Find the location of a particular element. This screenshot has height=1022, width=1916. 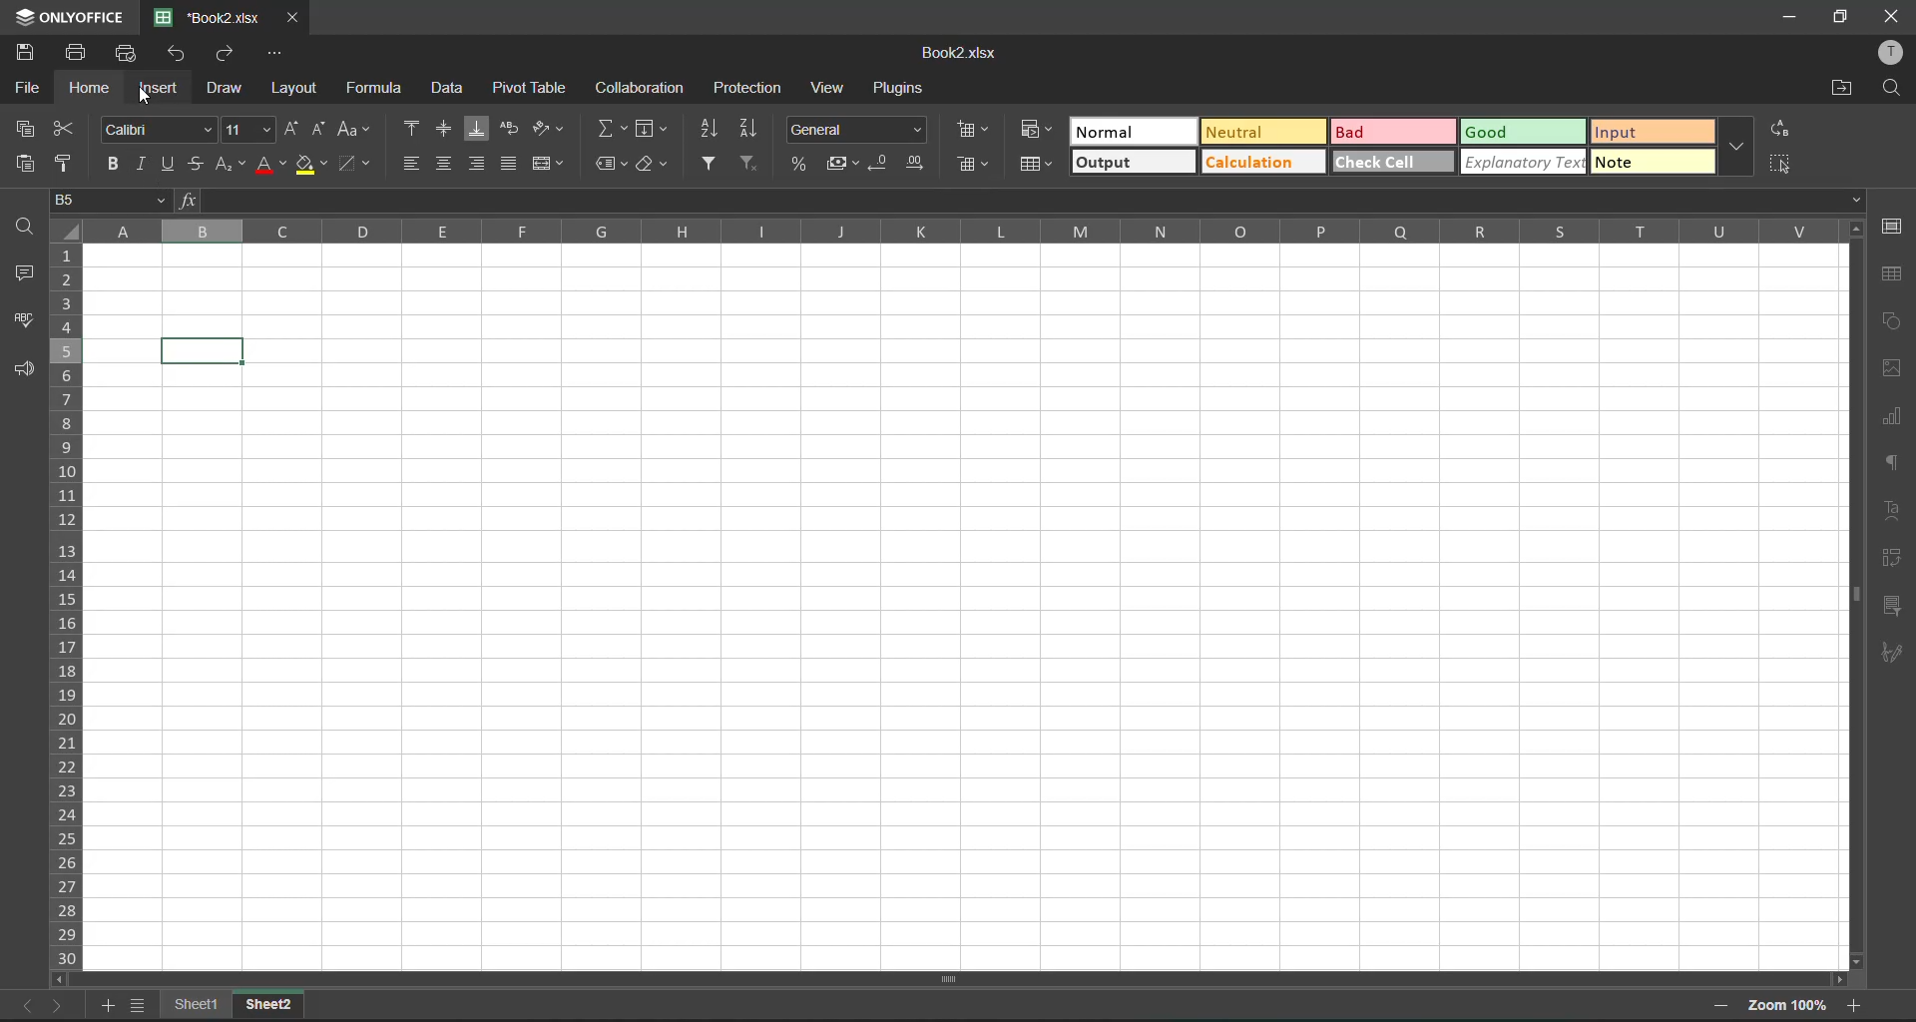

save is located at coordinates (31, 51).